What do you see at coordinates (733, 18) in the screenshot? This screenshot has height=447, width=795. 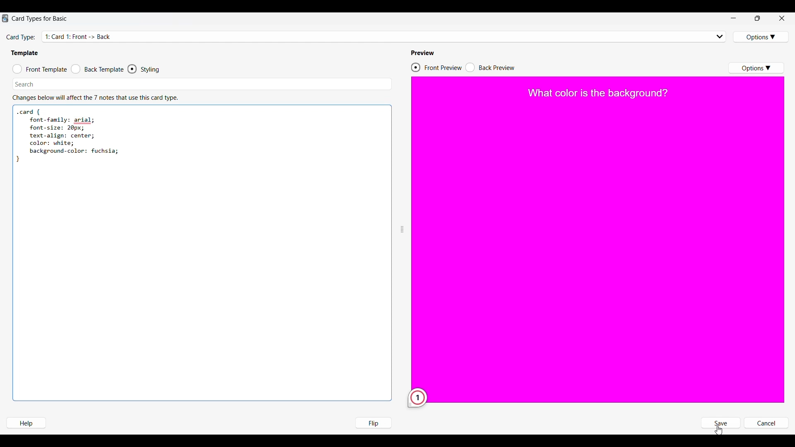 I see `Minimize` at bounding box center [733, 18].